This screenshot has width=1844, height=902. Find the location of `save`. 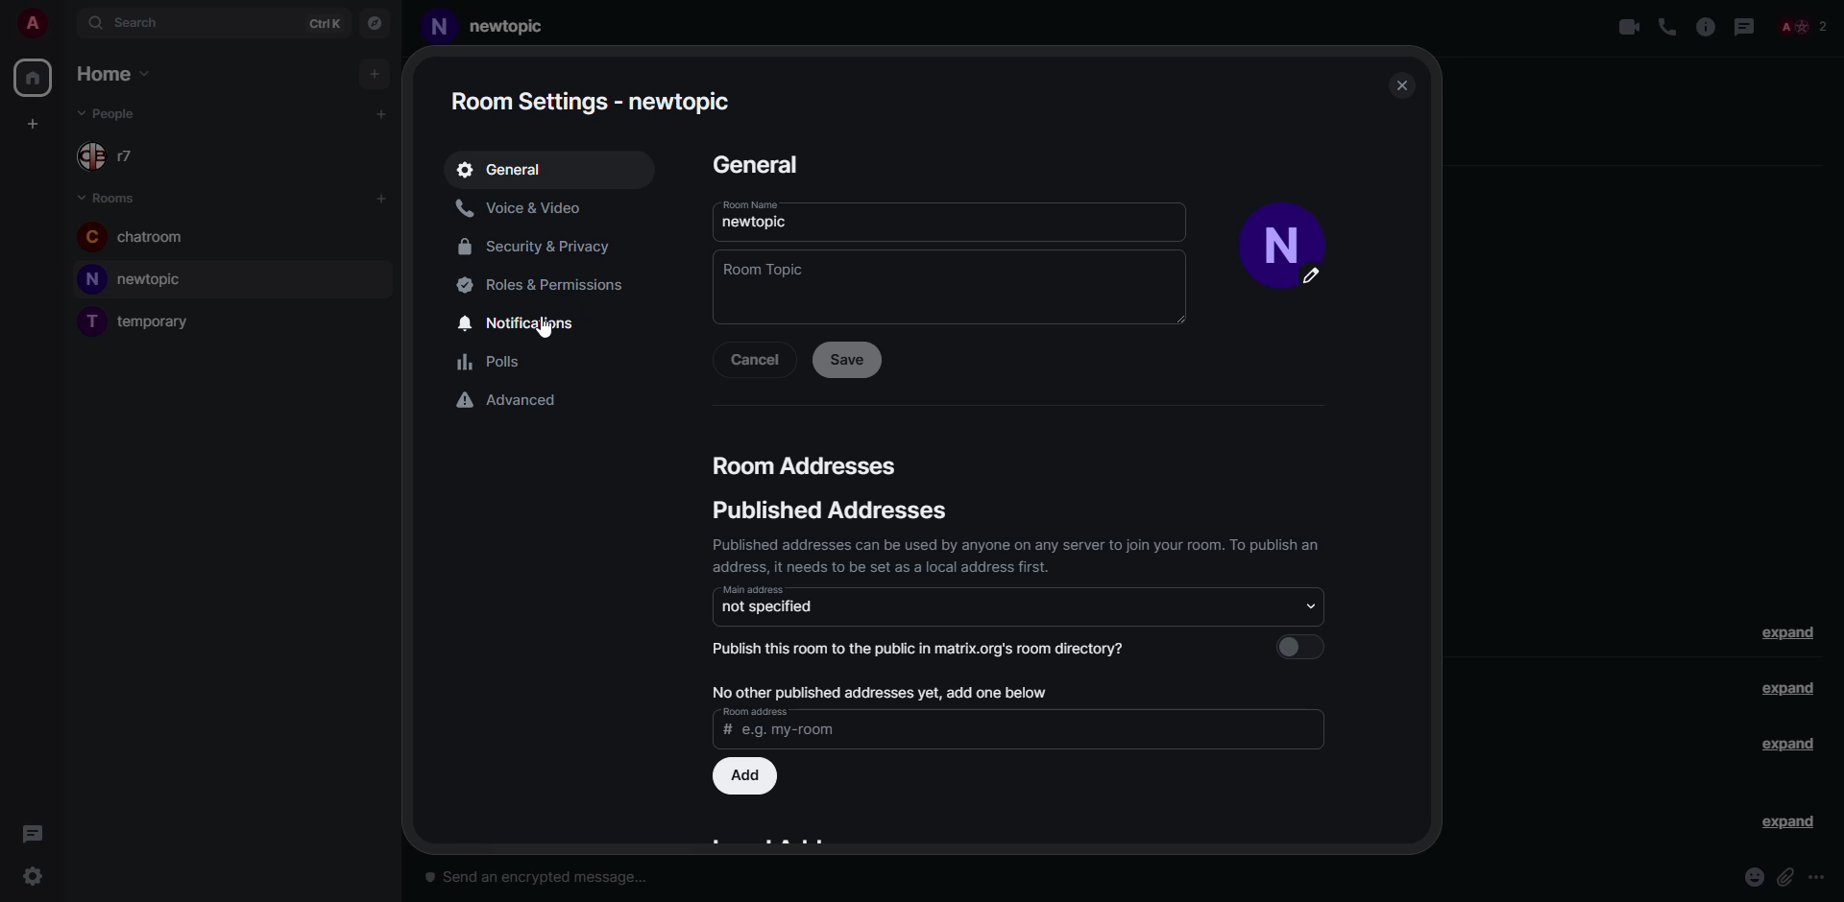

save is located at coordinates (848, 358).